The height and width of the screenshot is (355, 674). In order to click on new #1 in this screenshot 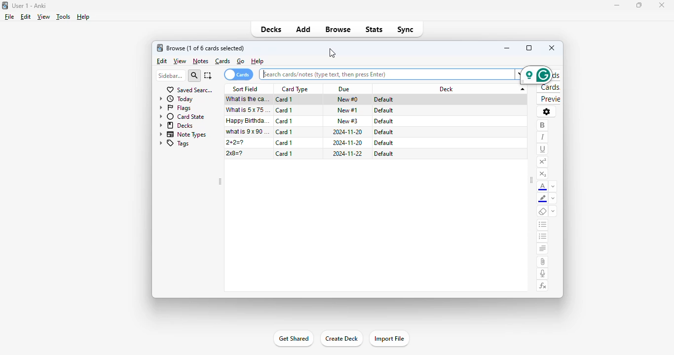, I will do `click(348, 110)`.